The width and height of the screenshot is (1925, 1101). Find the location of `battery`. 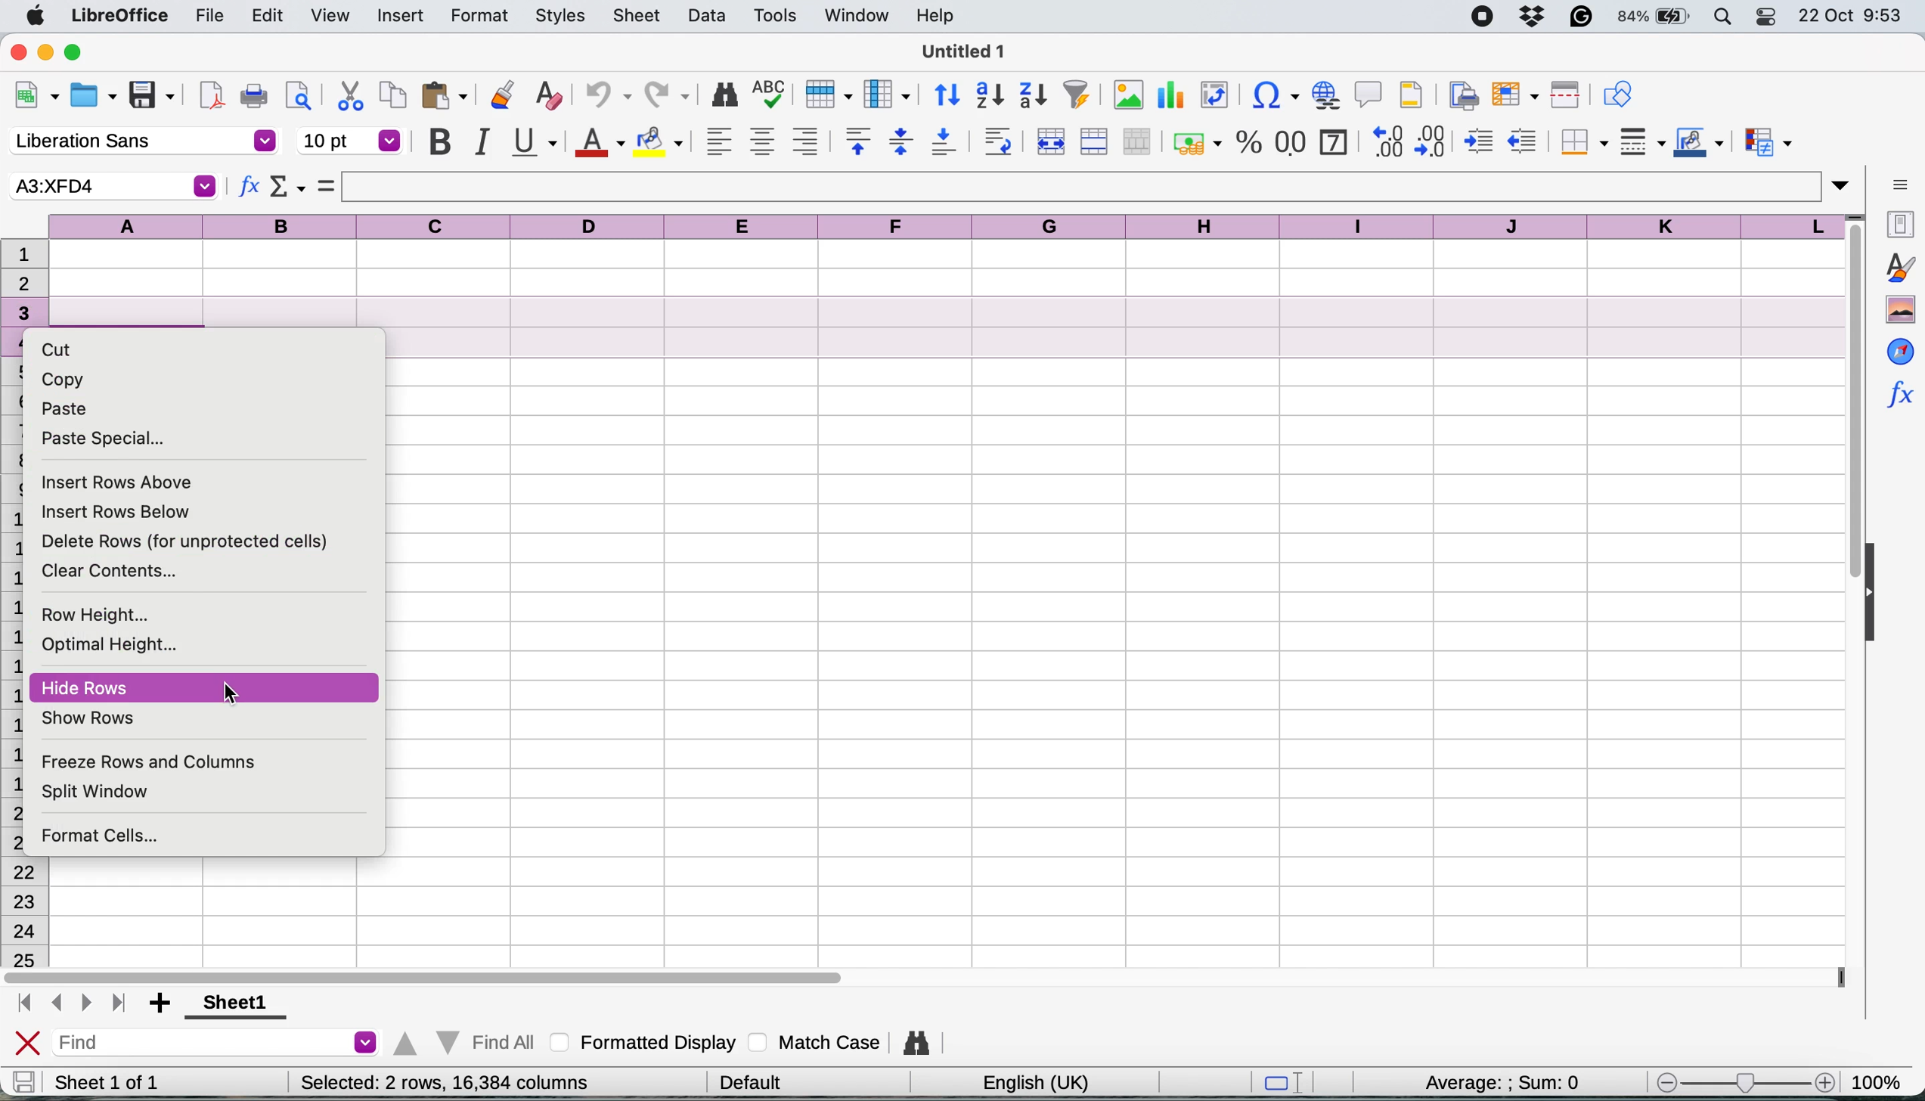

battery is located at coordinates (1655, 17).